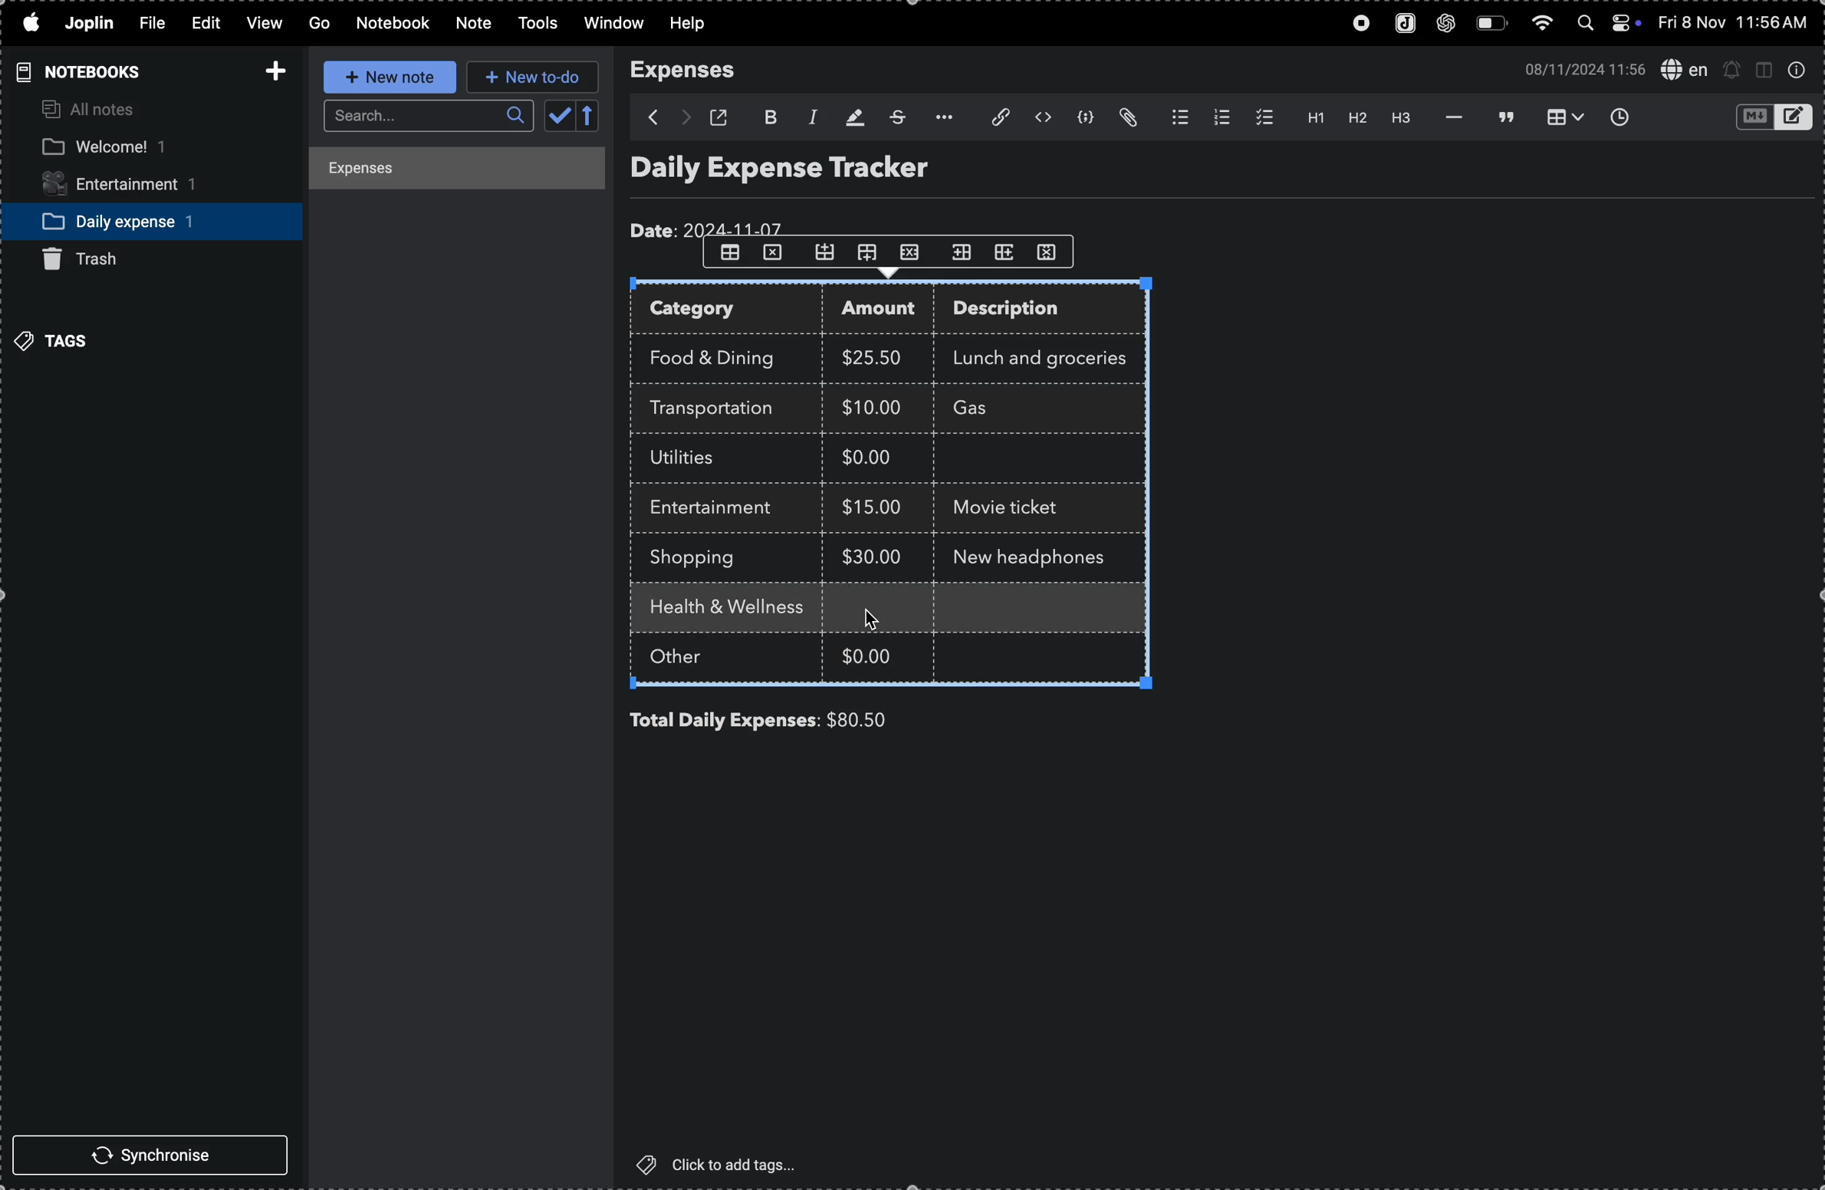  Describe the element at coordinates (94, 259) in the screenshot. I see `trash` at that location.